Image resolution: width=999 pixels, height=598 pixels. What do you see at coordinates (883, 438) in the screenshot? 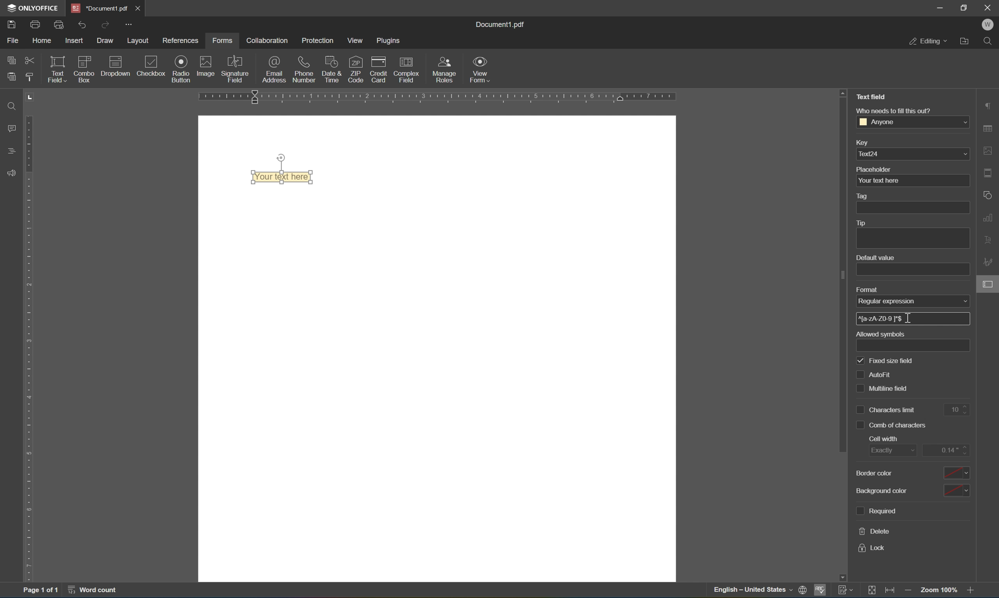
I see `cell width` at bounding box center [883, 438].